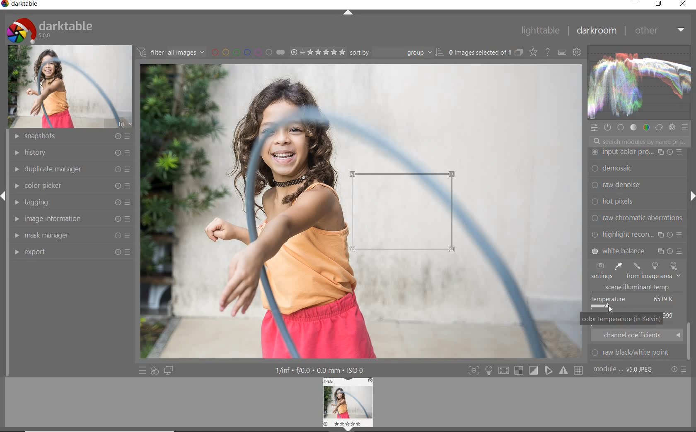 The image size is (696, 432). What do you see at coordinates (534, 370) in the screenshot?
I see `toggle mode ` at bounding box center [534, 370].